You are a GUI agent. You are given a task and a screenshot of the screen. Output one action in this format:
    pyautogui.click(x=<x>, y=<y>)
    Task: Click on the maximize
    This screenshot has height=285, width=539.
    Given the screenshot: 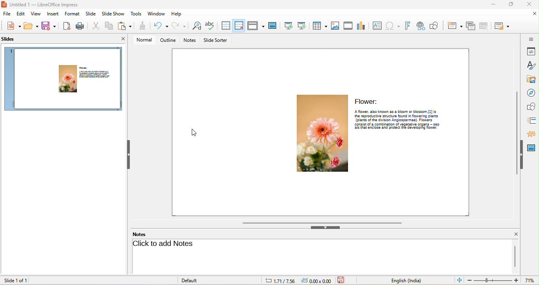 What is the action you would take?
    pyautogui.click(x=510, y=5)
    